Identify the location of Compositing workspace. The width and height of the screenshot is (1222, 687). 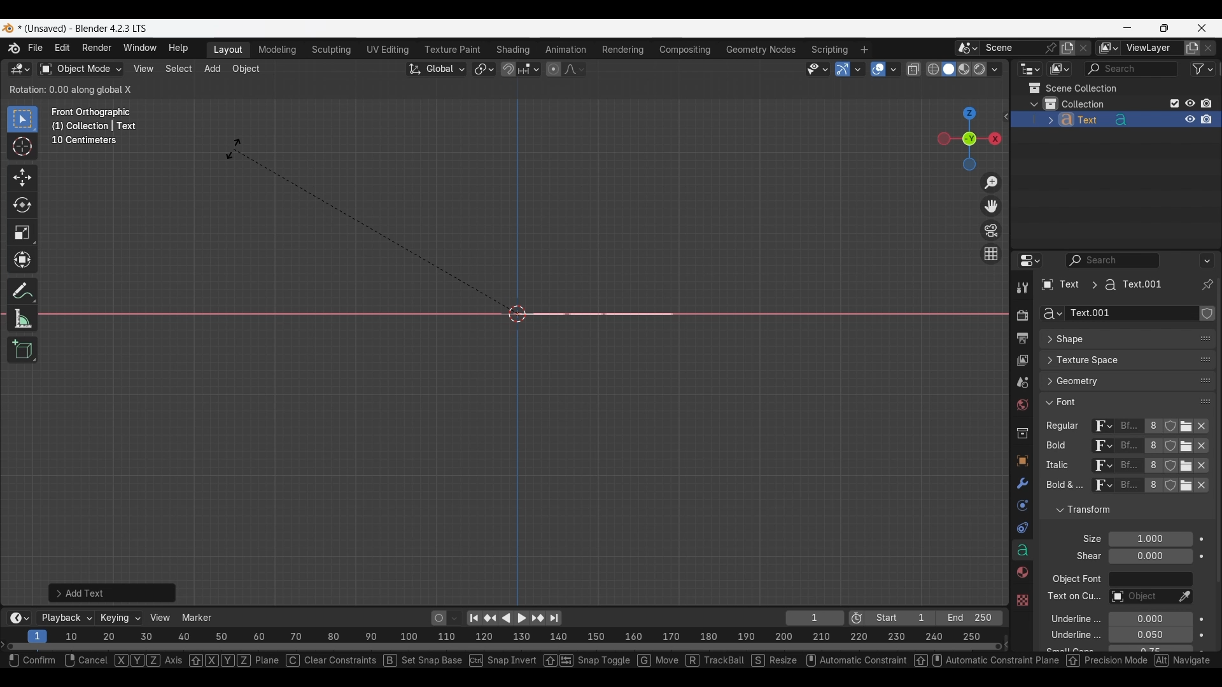
(685, 50).